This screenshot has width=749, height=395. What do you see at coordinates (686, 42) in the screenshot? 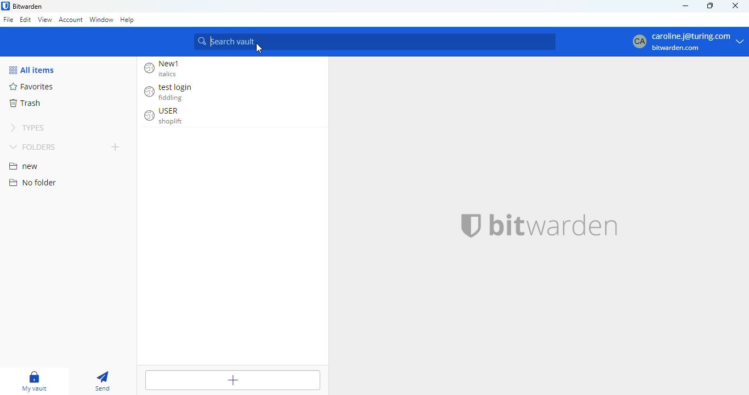
I see `caroline.j@turing.com   bitwarden.com` at bounding box center [686, 42].